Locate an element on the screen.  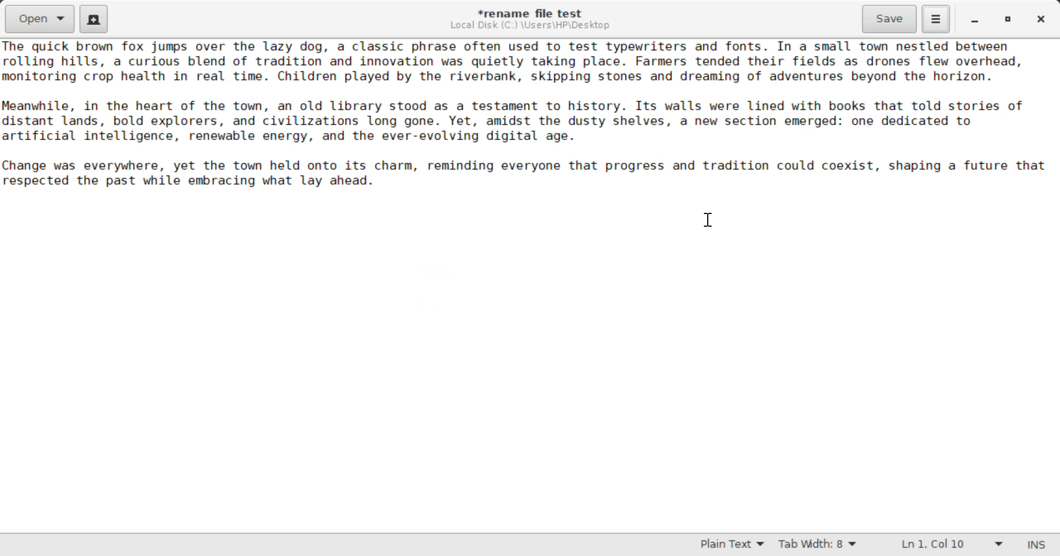
Restore Down is located at coordinates (977, 19).